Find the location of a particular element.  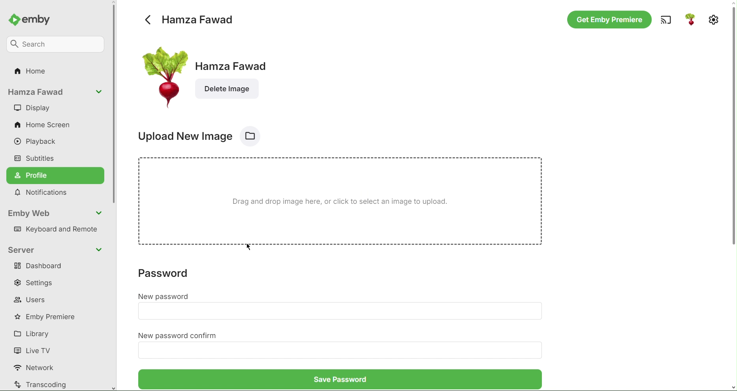

Upload New Image is located at coordinates (199, 135).